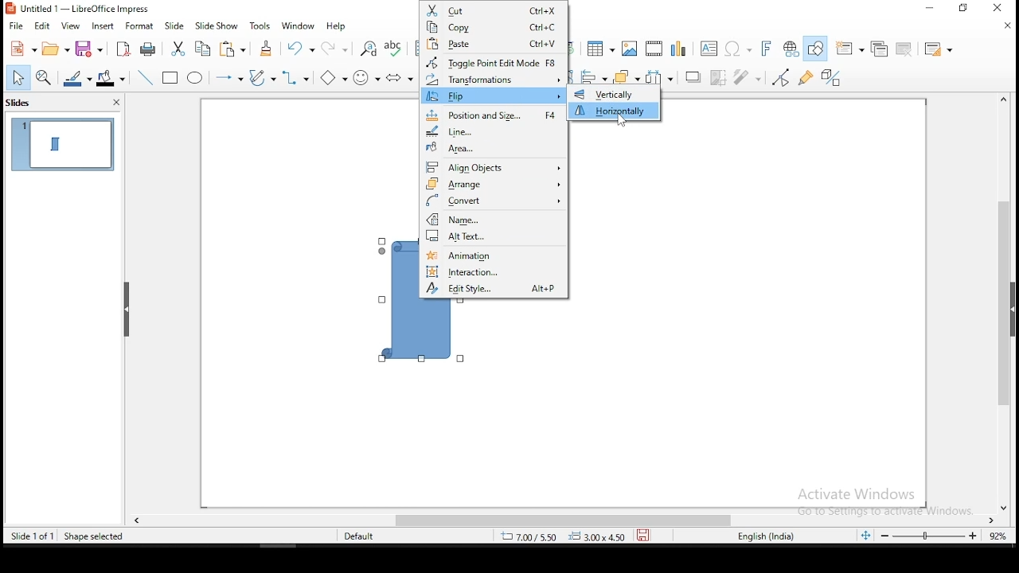  Describe the element at coordinates (940, 49) in the screenshot. I see `slide layout` at that location.